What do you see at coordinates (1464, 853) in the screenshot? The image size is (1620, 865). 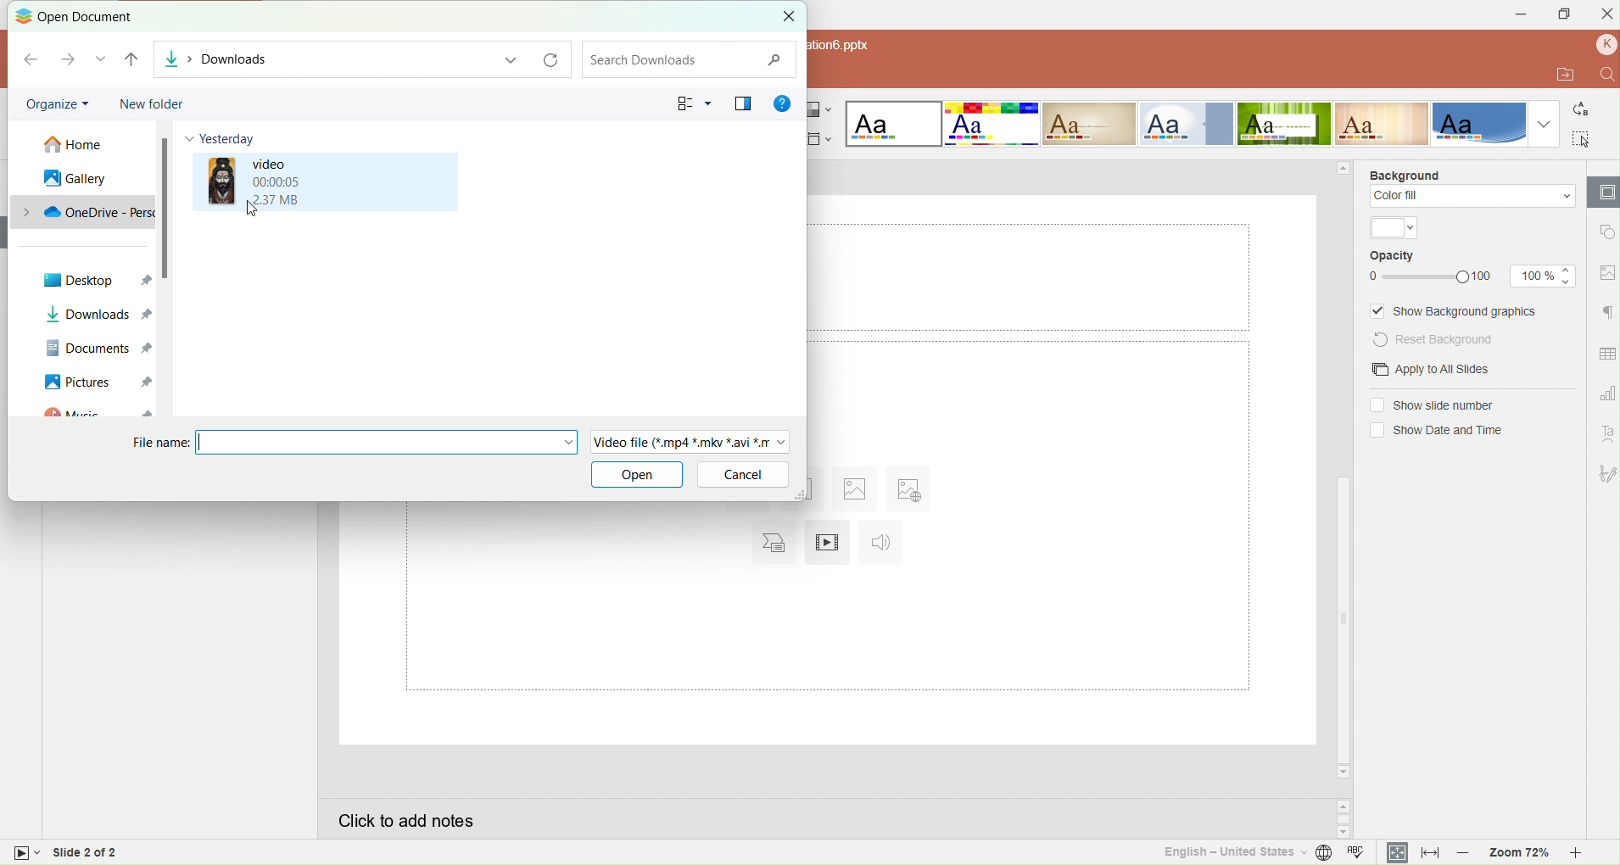 I see `Zoom out` at bounding box center [1464, 853].